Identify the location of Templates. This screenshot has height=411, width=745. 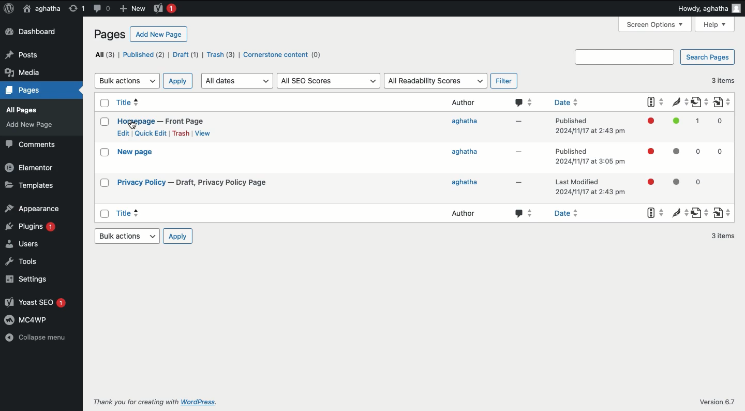
(28, 186).